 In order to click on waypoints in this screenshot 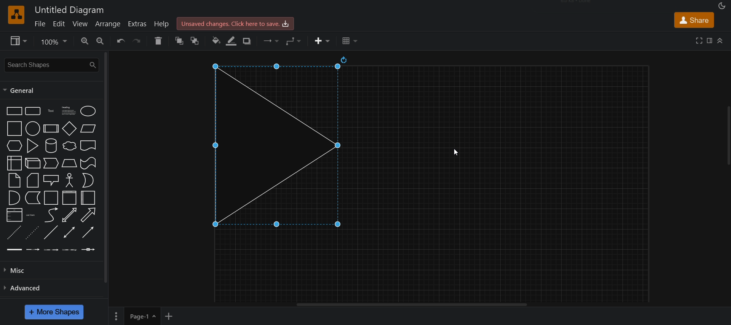, I will do `click(293, 41)`.